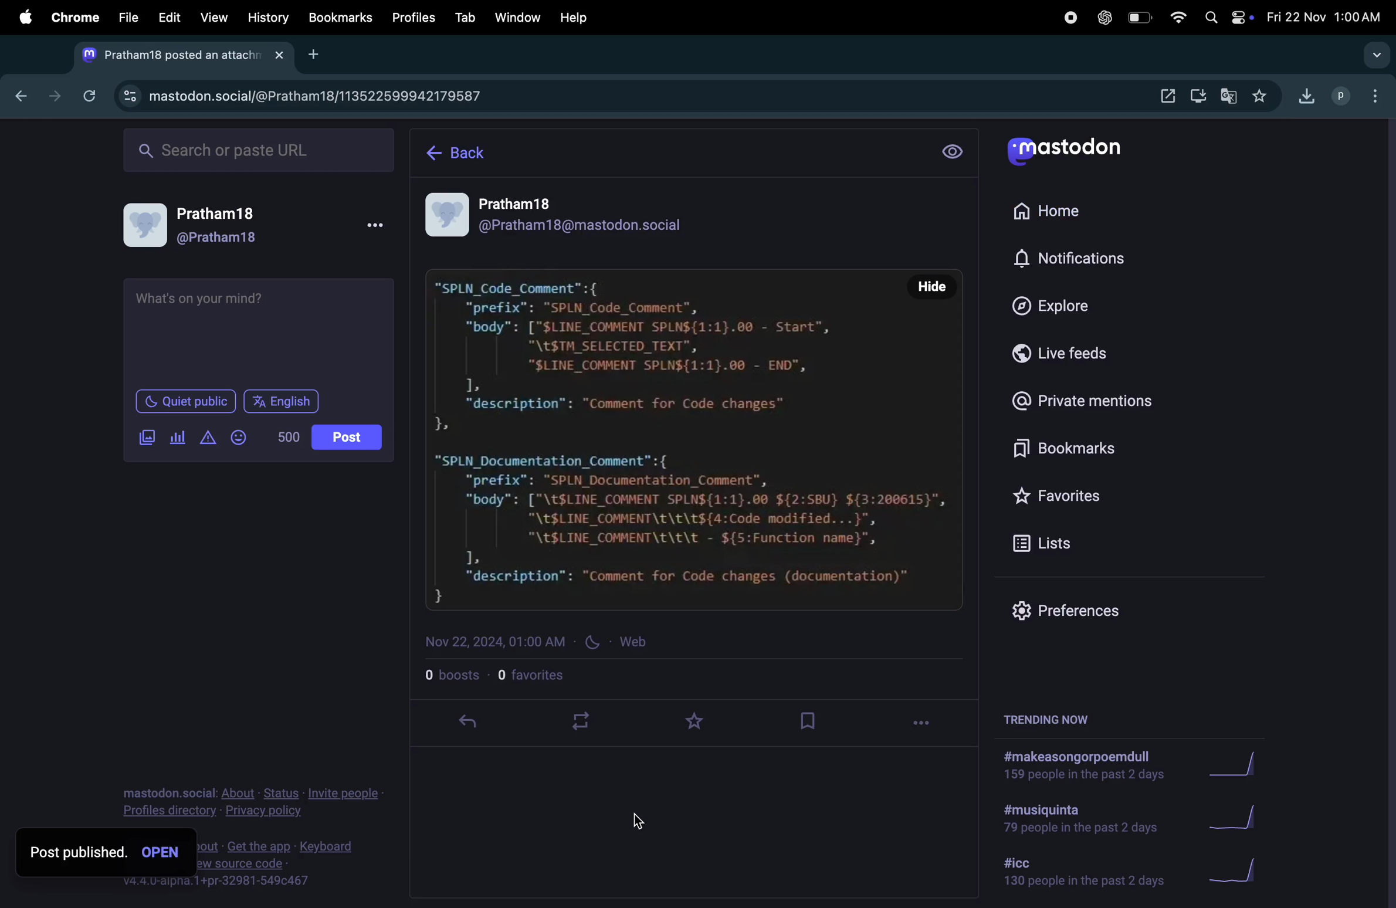 The image size is (1396, 908). What do you see at coordinates (1082, 607) in the screenshot?
I see `prefrences` at bounding box center [1082, 607].